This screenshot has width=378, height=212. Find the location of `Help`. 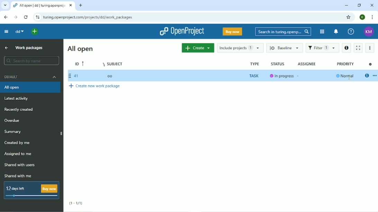

Help is located at coordinates (351, 31).